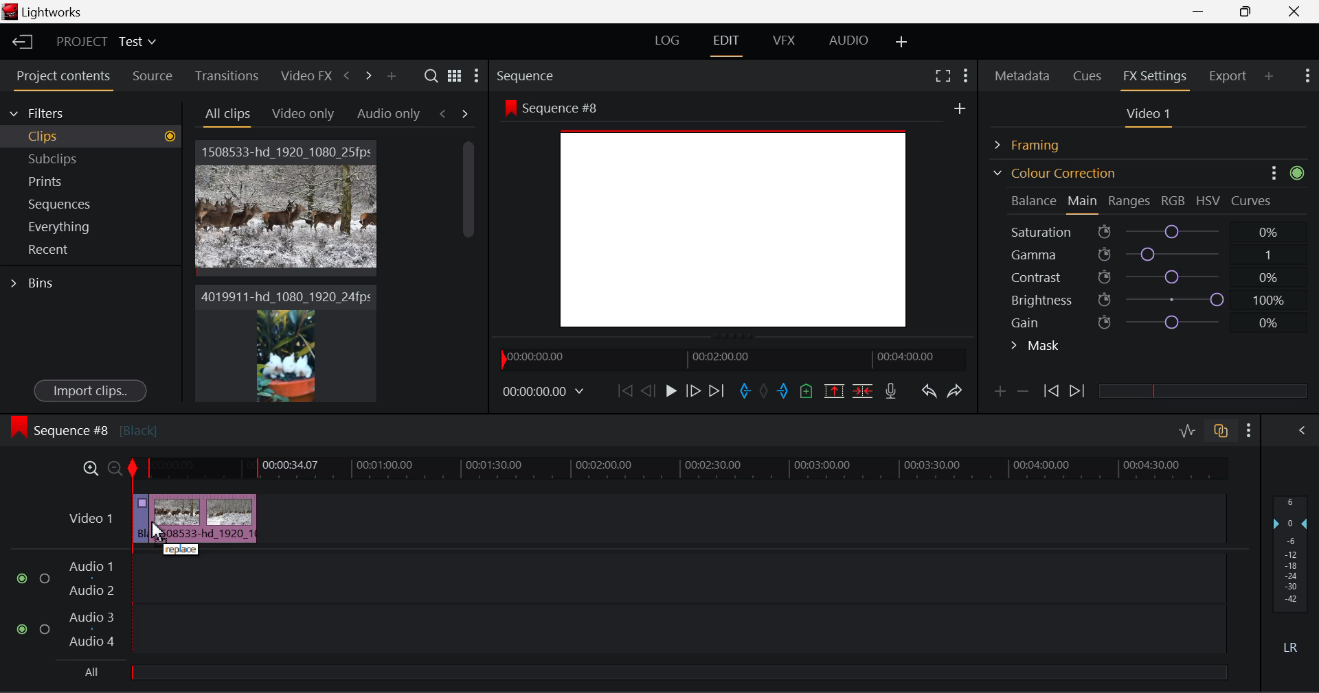 This screenshot has height=693, width=1319. I want to click on icon, so click(1298, 171).